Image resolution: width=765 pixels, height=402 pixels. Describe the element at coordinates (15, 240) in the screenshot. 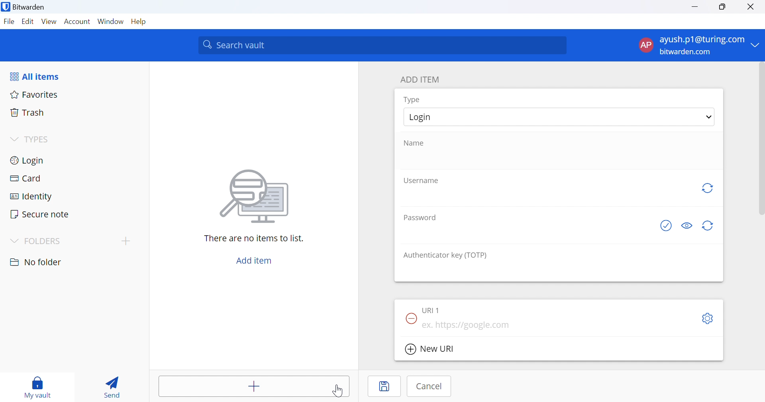

I see `Drop Down` at that location.